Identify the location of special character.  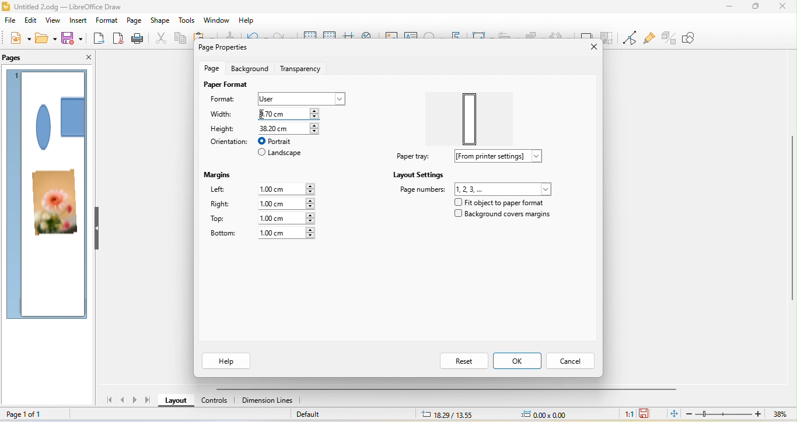
(435, 36).